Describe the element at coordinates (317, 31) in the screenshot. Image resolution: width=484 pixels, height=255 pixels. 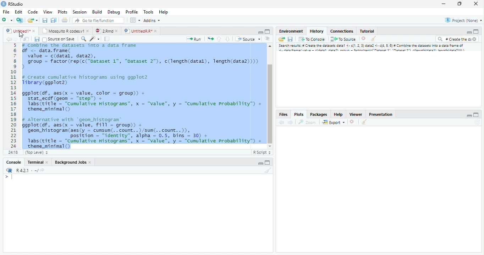
I see `History` at that location.